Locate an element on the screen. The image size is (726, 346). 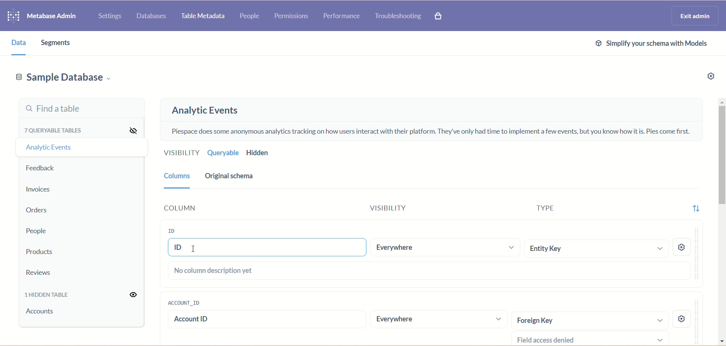
ID is located at coordinates (173, 230).